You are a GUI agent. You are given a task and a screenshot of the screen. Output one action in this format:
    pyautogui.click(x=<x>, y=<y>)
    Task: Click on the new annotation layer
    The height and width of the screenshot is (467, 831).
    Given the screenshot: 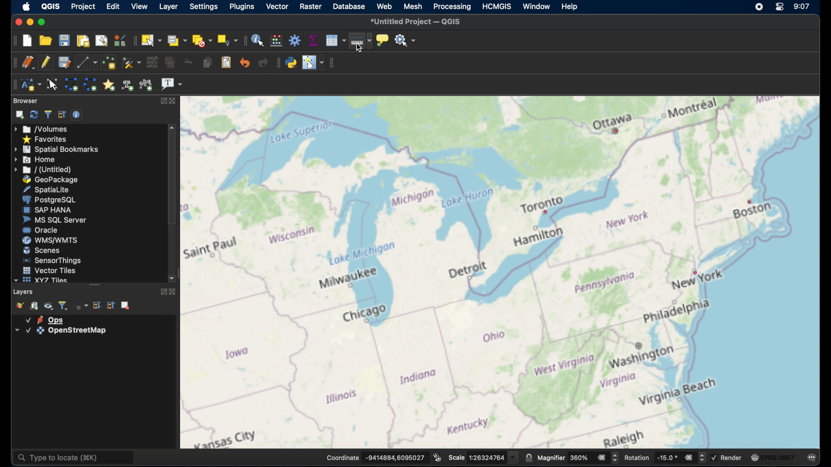 What is the action you would take?
    pyautogui.click(x=31, y=85)
    